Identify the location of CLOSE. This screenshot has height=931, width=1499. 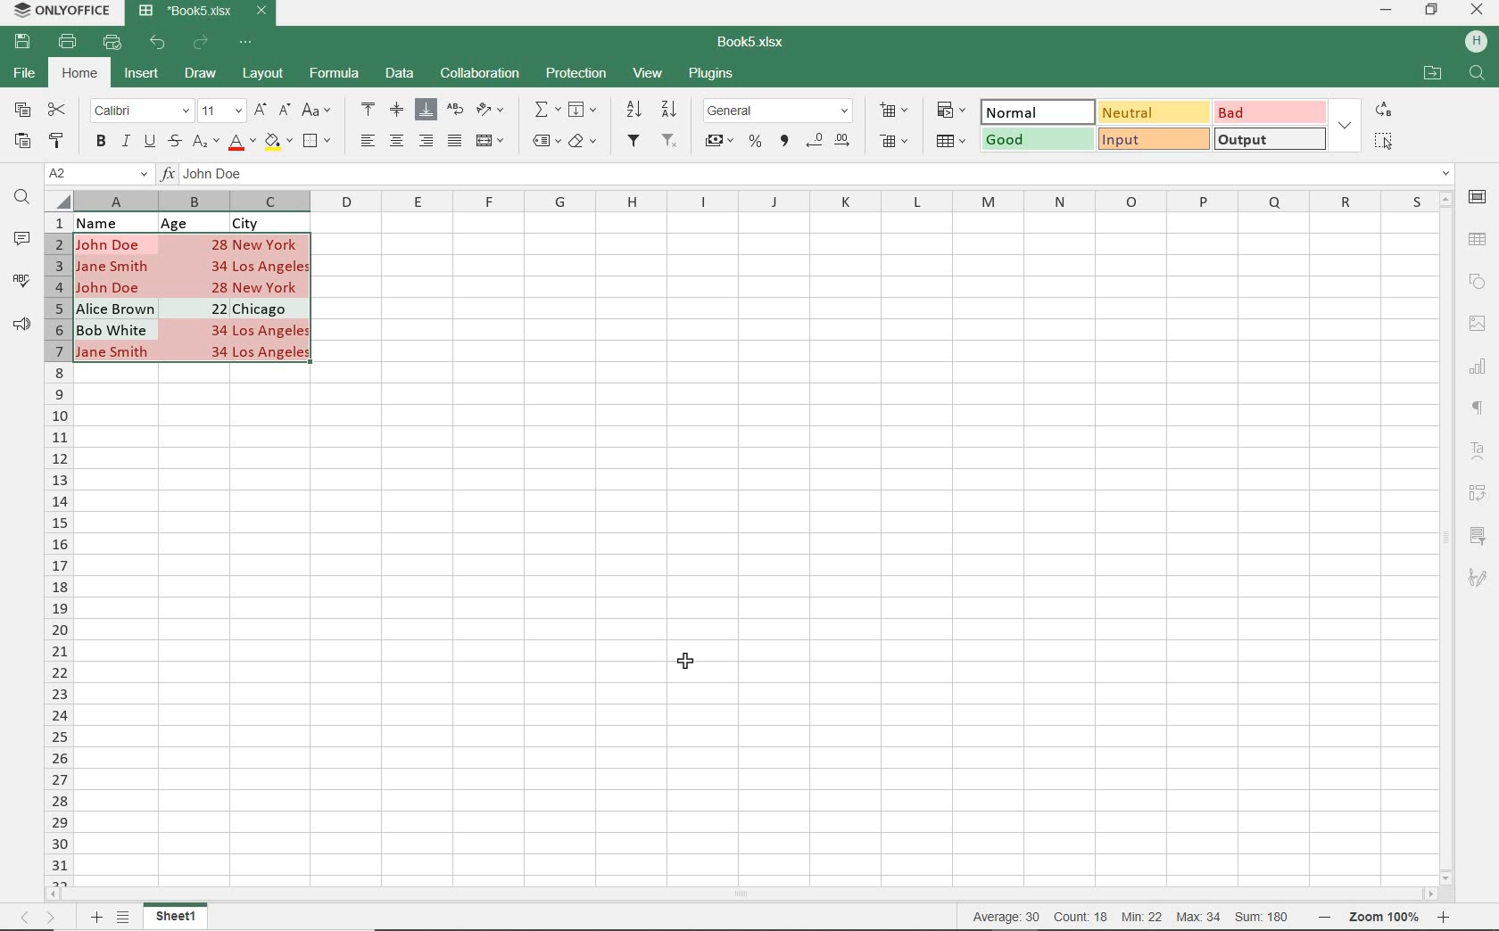
(1478, 11).